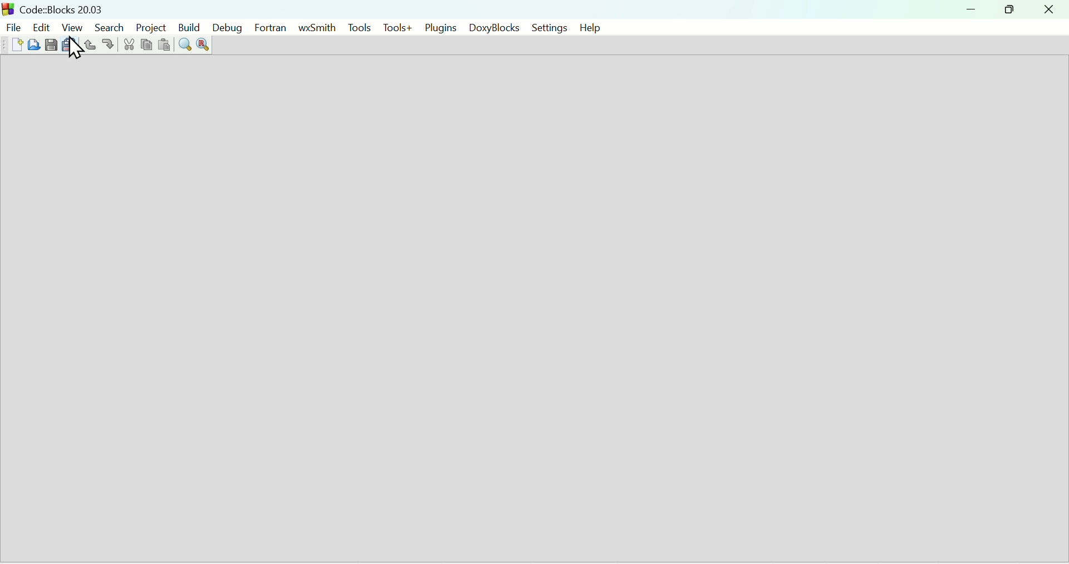  I want to click on Fortran, so click(271, 28).